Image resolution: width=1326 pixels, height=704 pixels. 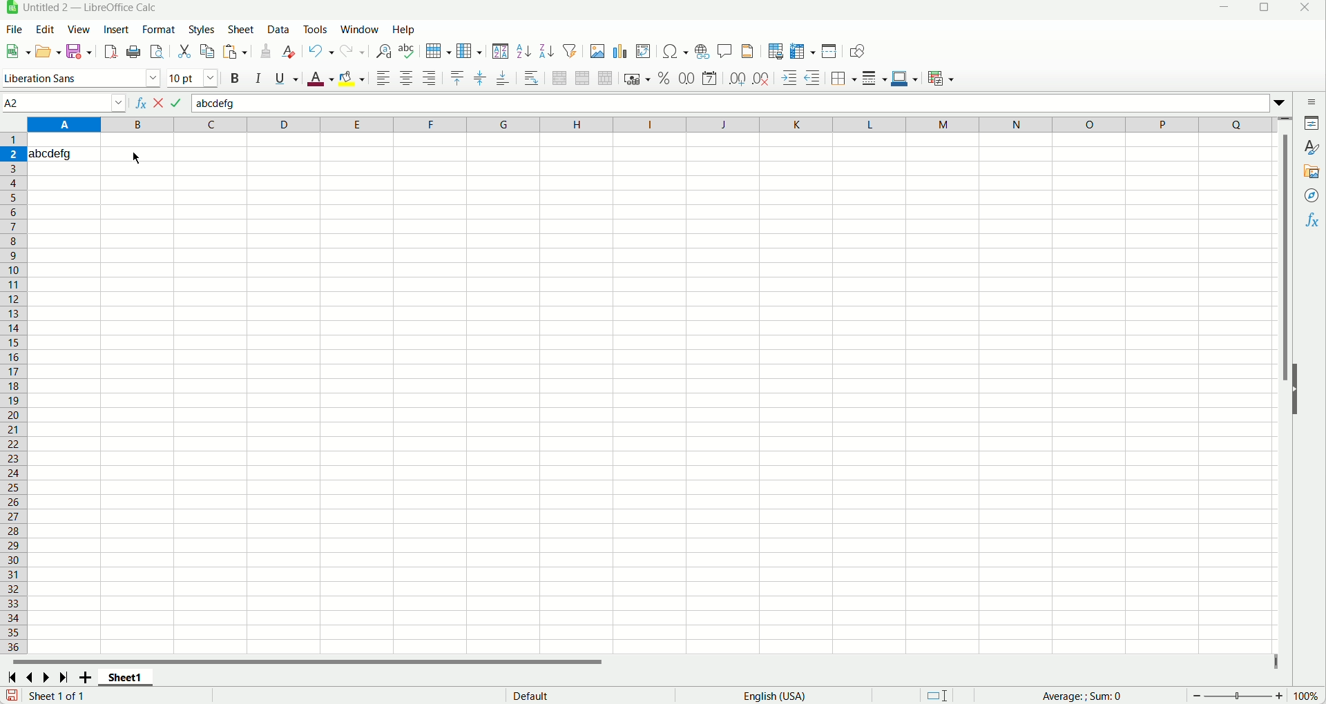 I want to click on sheet 1 of 1, so click(x=60, y=696).